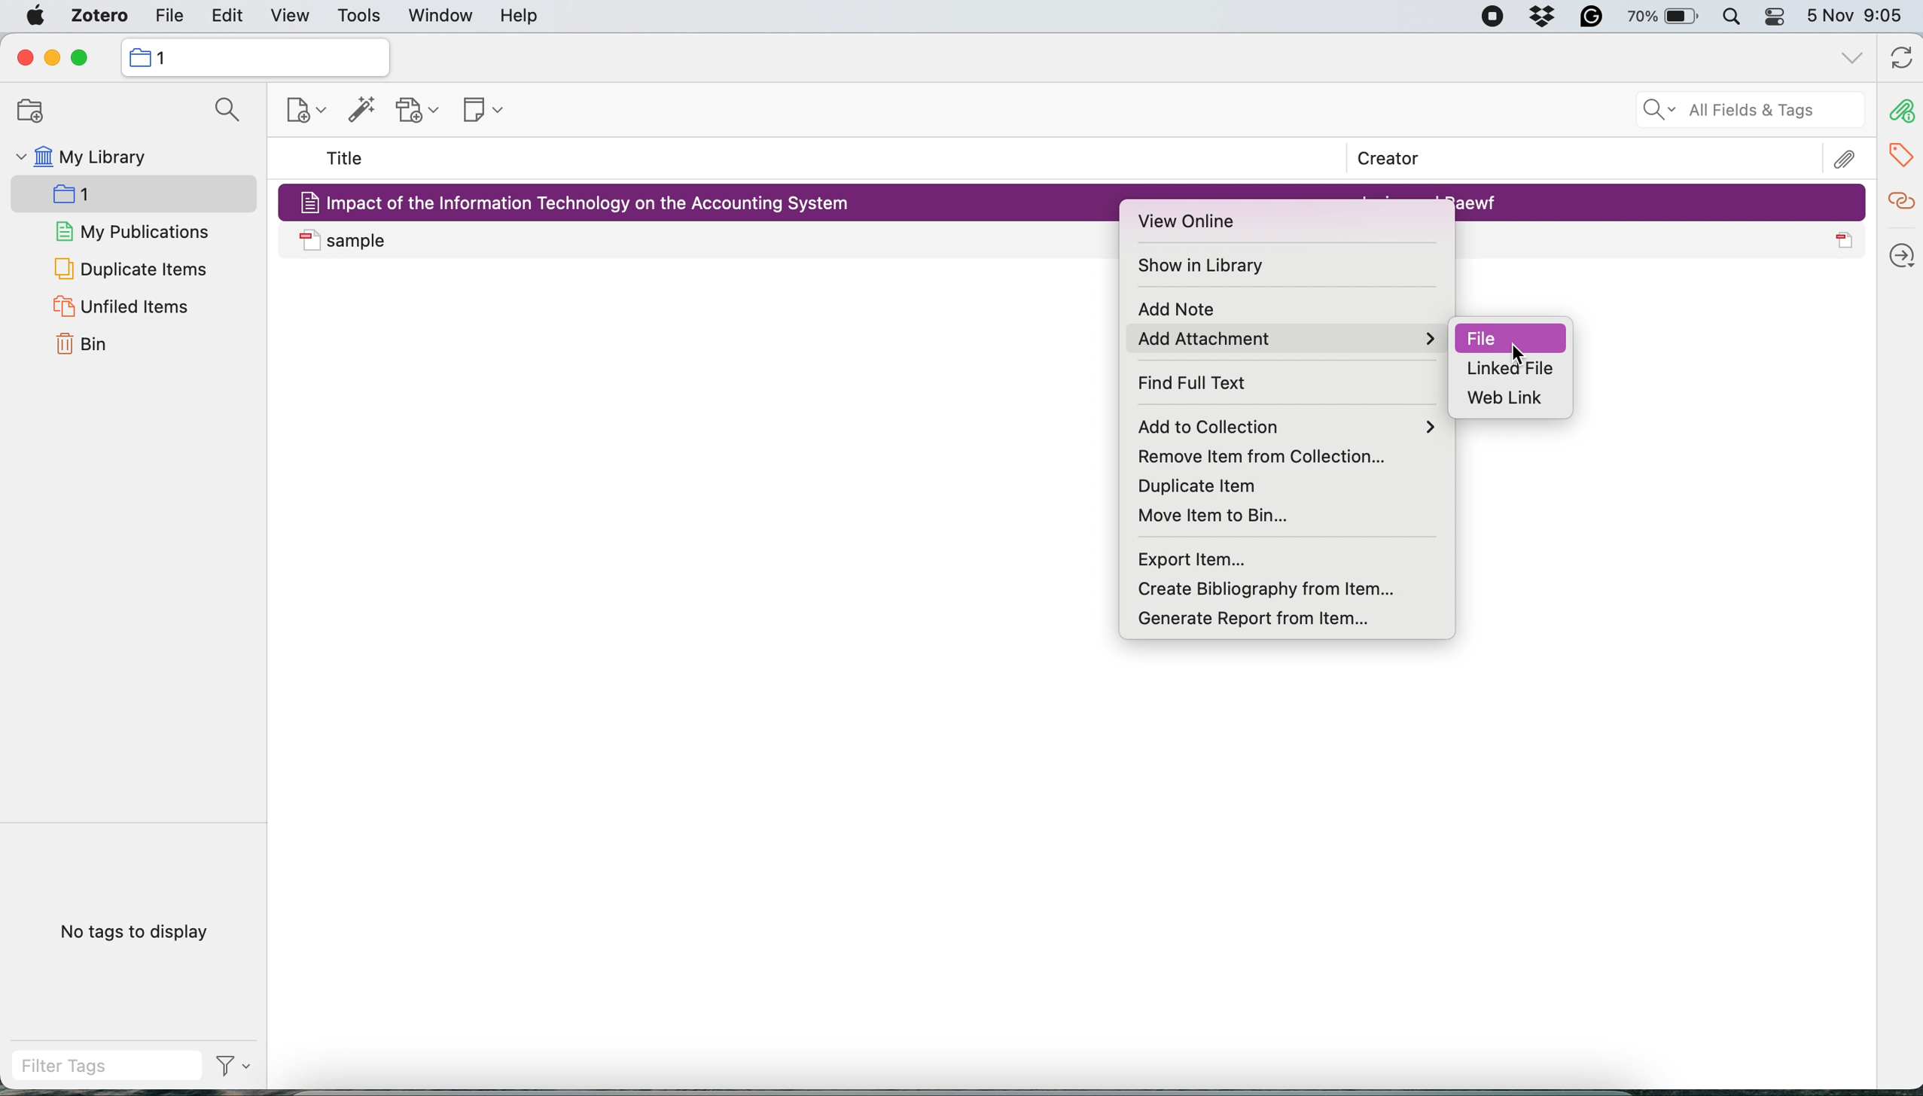  I want to click on cursor, so click(1519, 355).